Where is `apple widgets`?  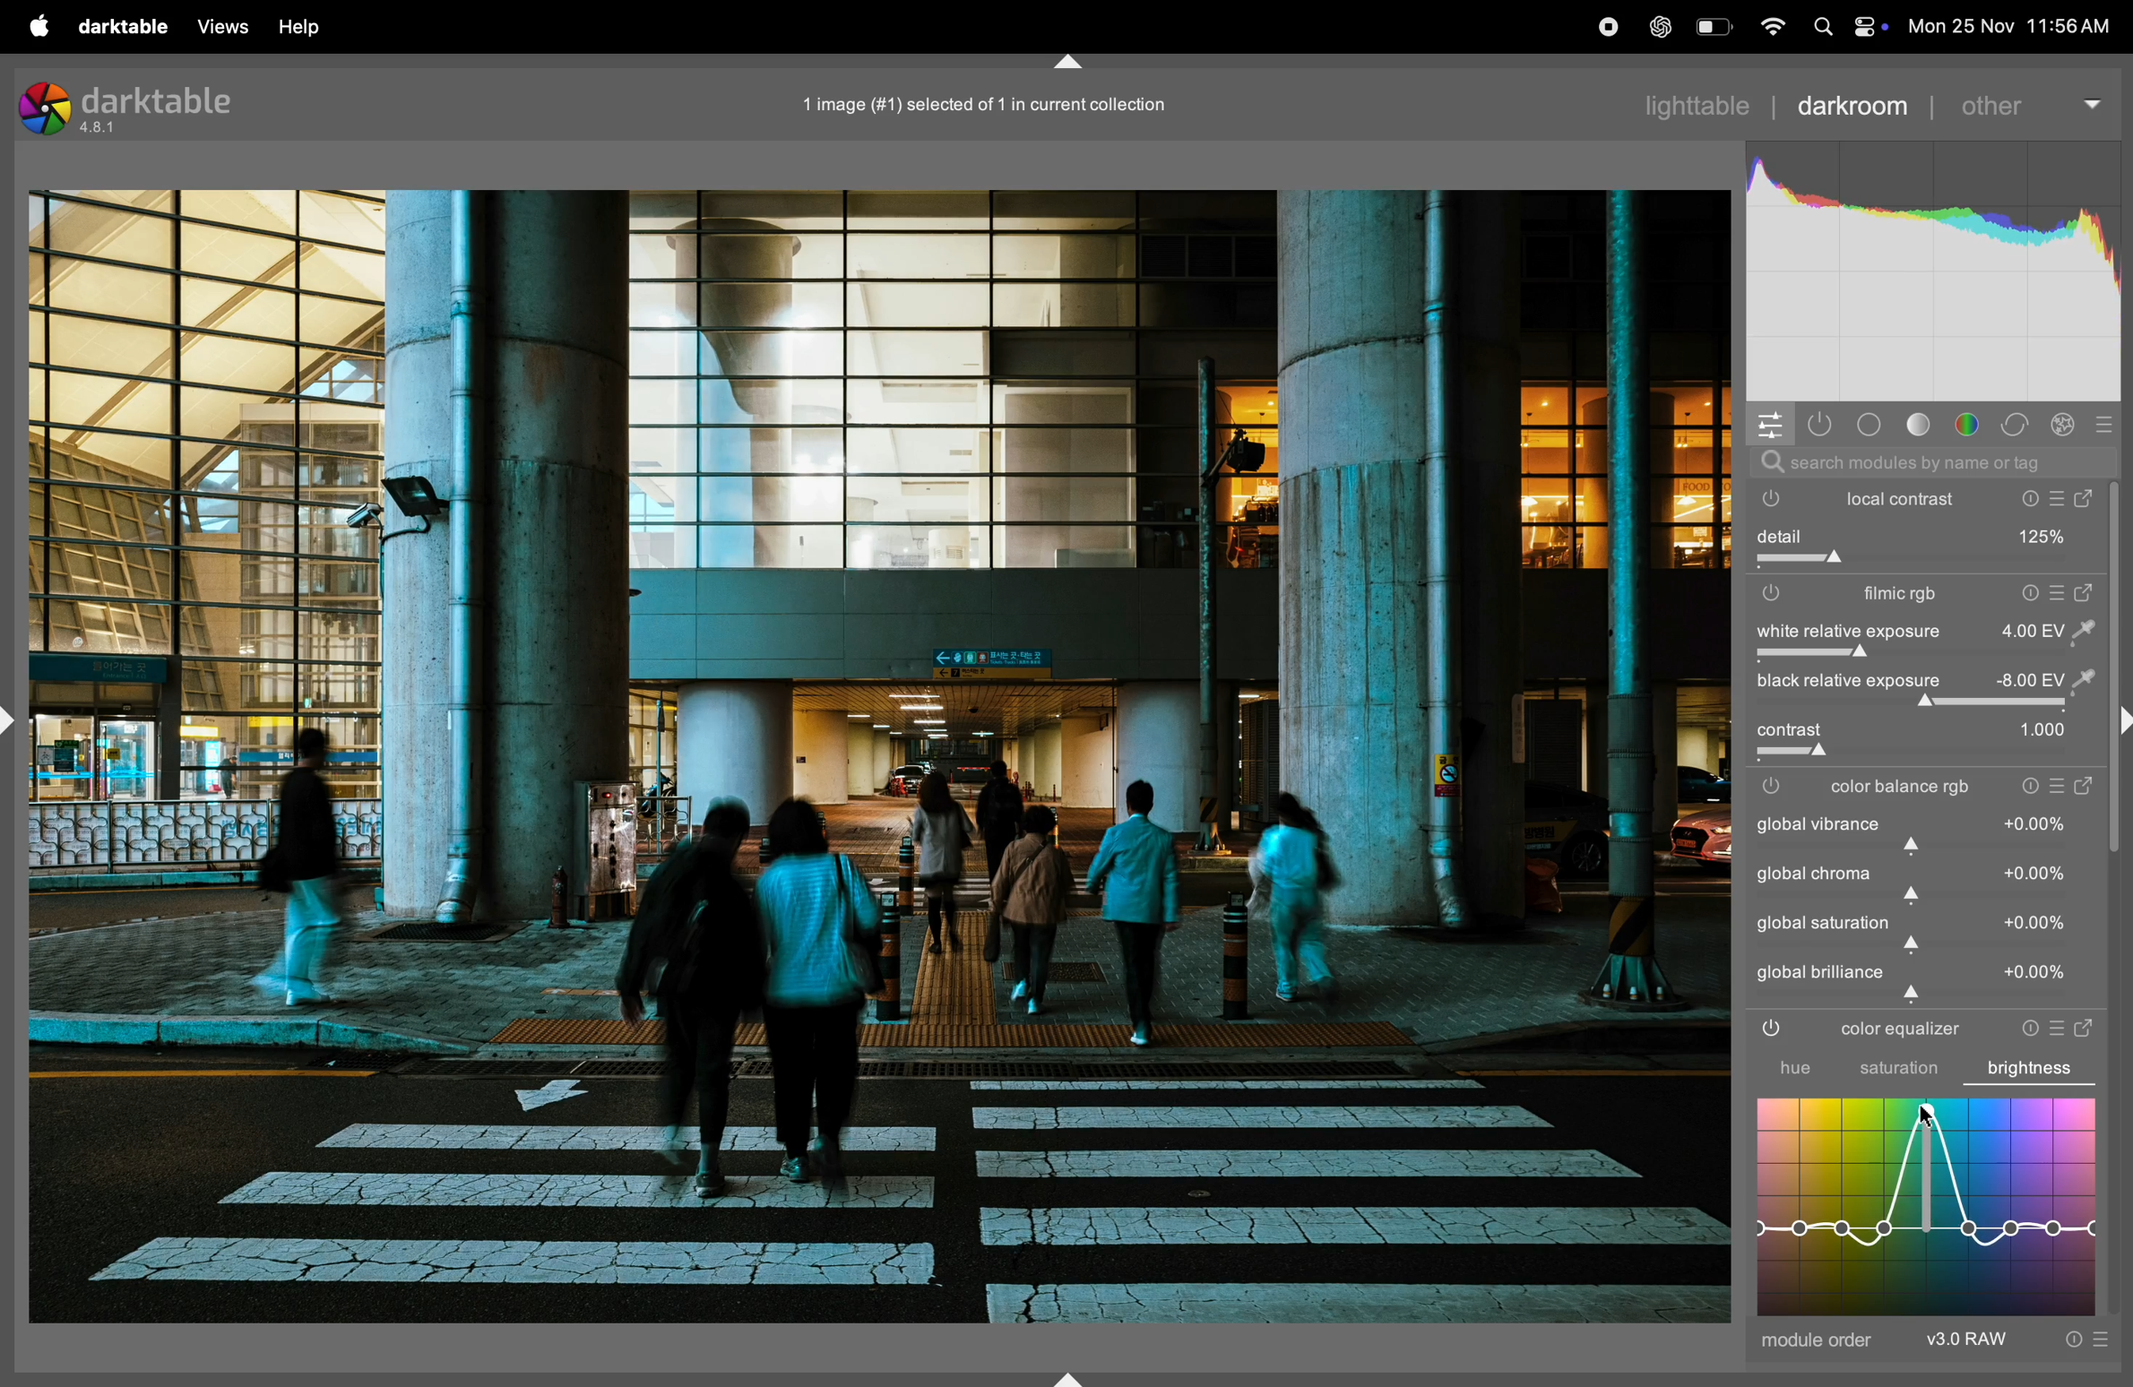 apple widgets is located at coordinates (1845, 26).